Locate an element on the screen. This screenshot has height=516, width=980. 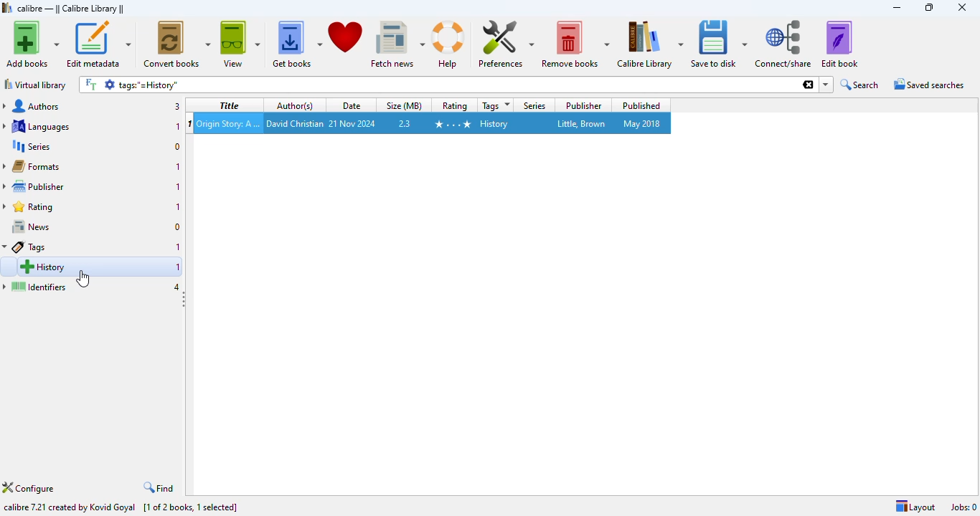
save to disk is located at coordinates (720, 44).